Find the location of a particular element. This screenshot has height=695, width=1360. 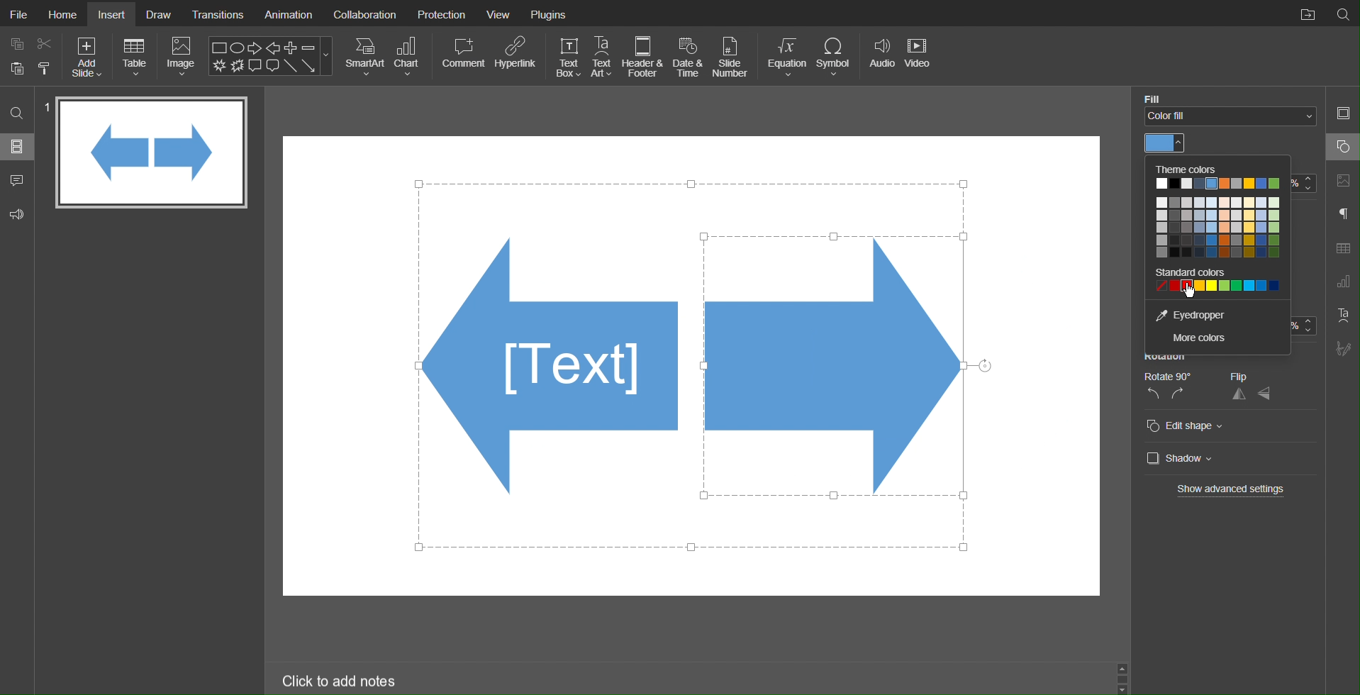

Video is located at coordinates (920, 57).